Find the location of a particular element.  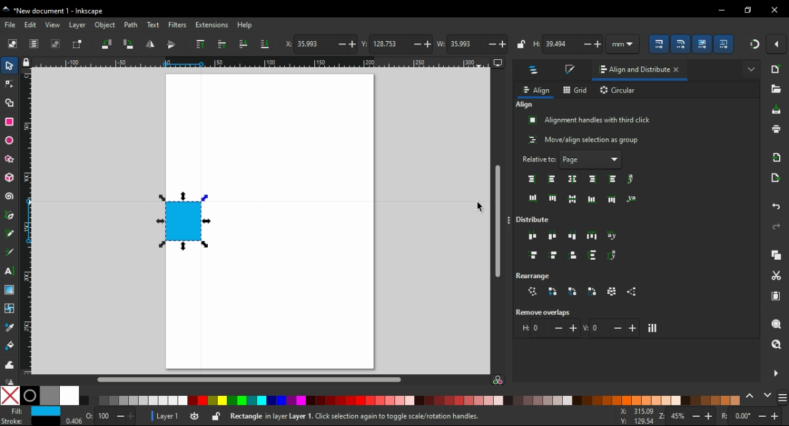

distribute vertically with even spacing between centers is located at coordinates (553, 255).